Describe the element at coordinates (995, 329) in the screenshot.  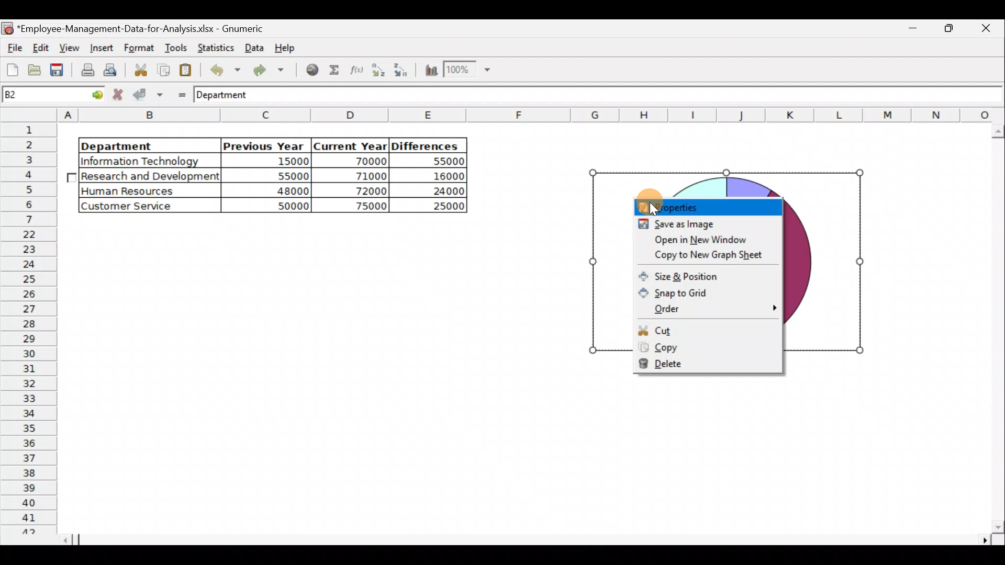
I see `Scroll bar` at that location.